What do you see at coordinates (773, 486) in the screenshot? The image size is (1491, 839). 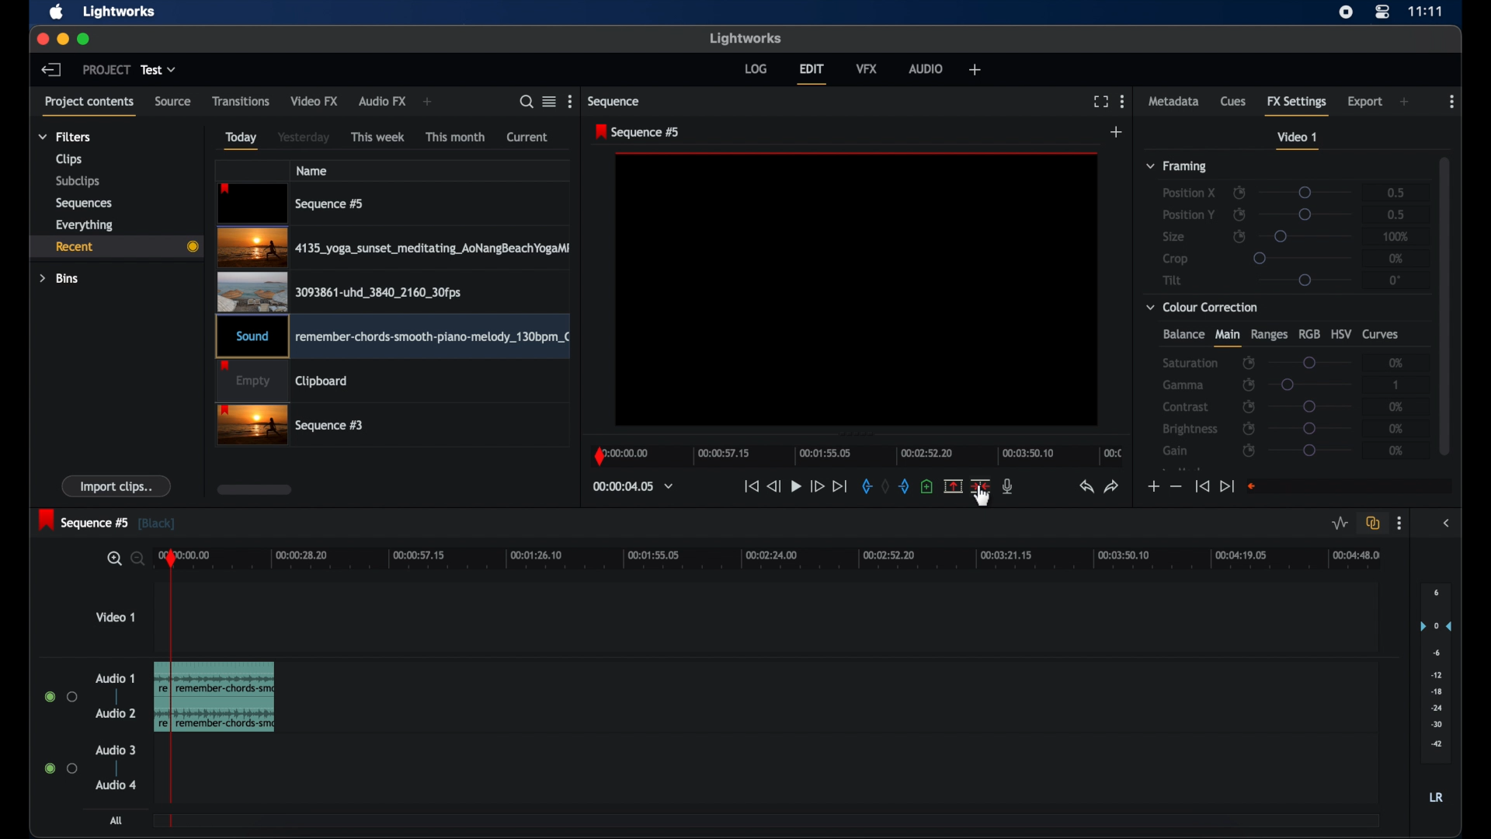 I see `rewind` at bounding box center [773, 486].